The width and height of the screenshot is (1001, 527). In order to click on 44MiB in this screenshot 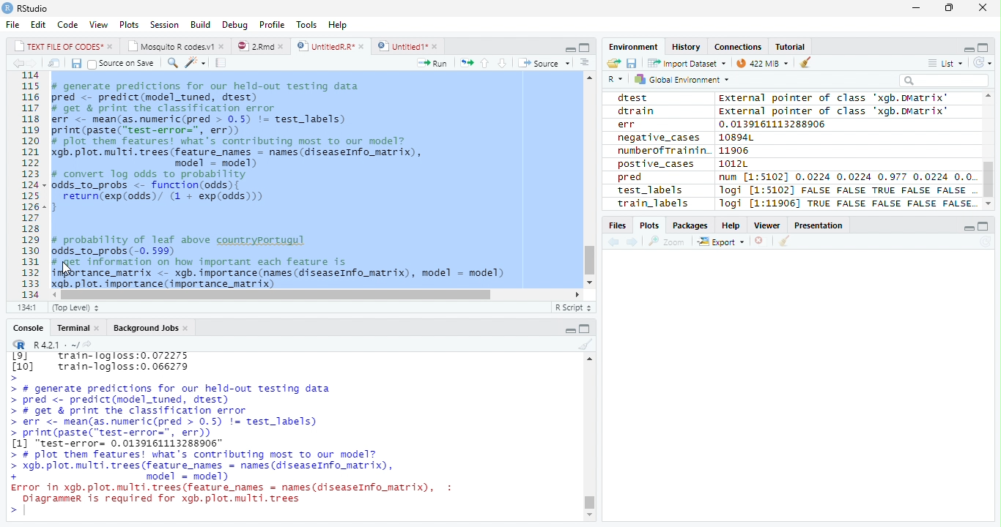, I will do `click(760, 61)`.